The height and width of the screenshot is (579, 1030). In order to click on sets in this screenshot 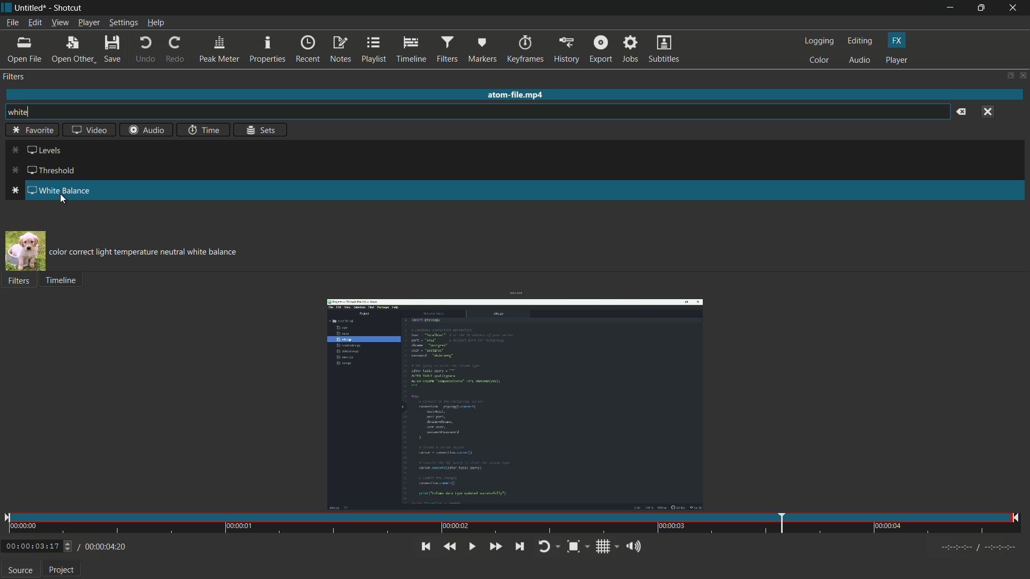, I will do `click(261, 130)`.